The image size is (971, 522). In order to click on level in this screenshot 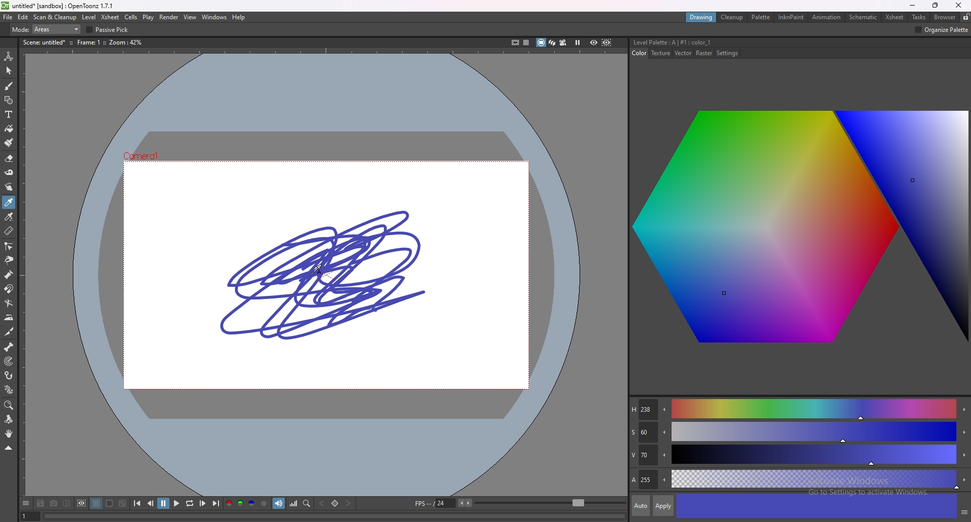, I will do `click(90, 17)`.